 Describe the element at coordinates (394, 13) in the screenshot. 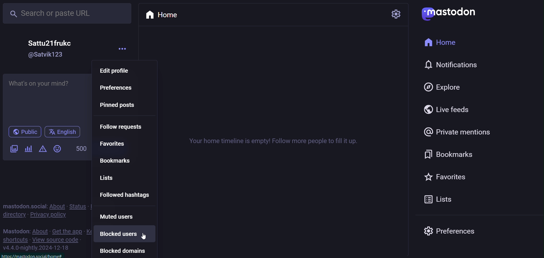

I see `setting` at that location.